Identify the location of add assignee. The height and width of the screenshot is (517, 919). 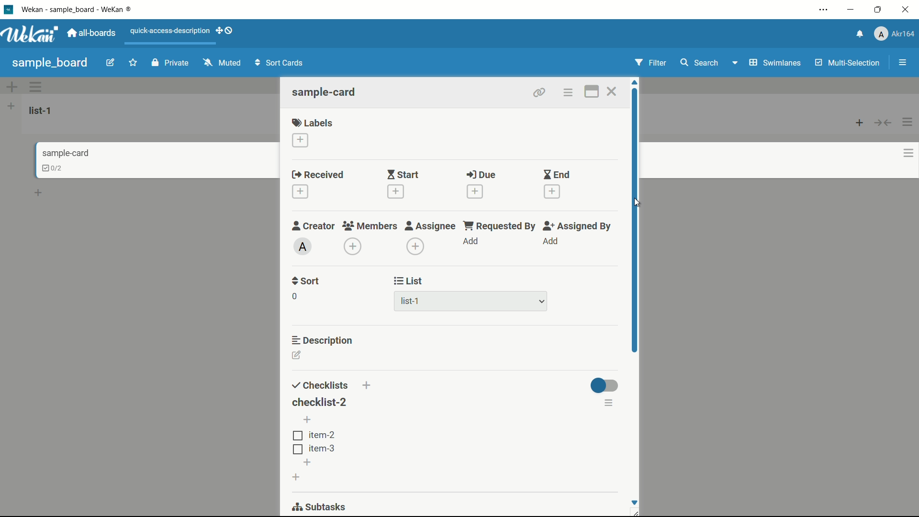
(416, 246).